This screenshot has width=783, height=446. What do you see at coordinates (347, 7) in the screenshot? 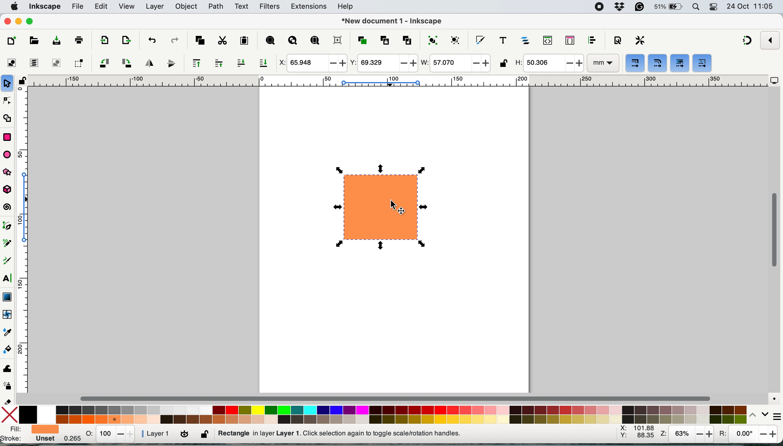
I see `help` at bounding box center [347, 7].